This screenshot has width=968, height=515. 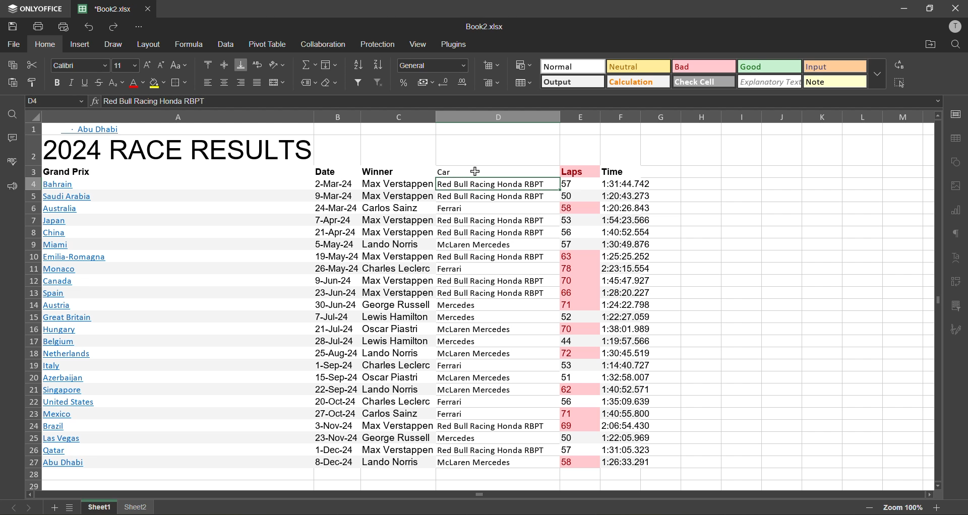 I want to click on row numbers, so click(x=31, y=310).